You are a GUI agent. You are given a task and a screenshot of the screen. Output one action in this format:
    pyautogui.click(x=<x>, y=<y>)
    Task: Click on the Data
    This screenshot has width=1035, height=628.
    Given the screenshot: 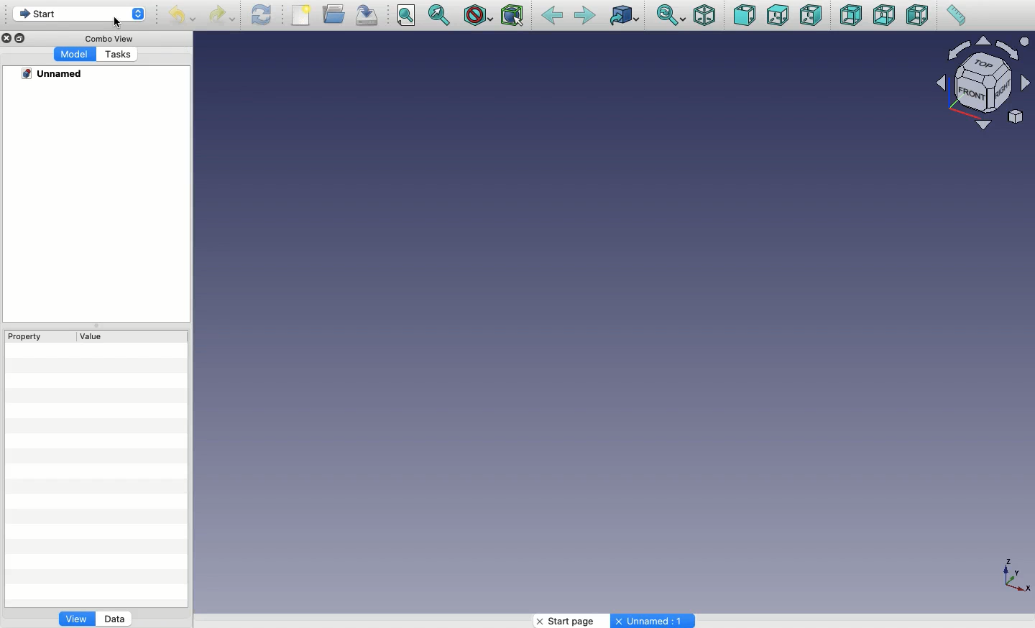 What is the action you would take?
    pyautogui.click(x=116, y=618)
    